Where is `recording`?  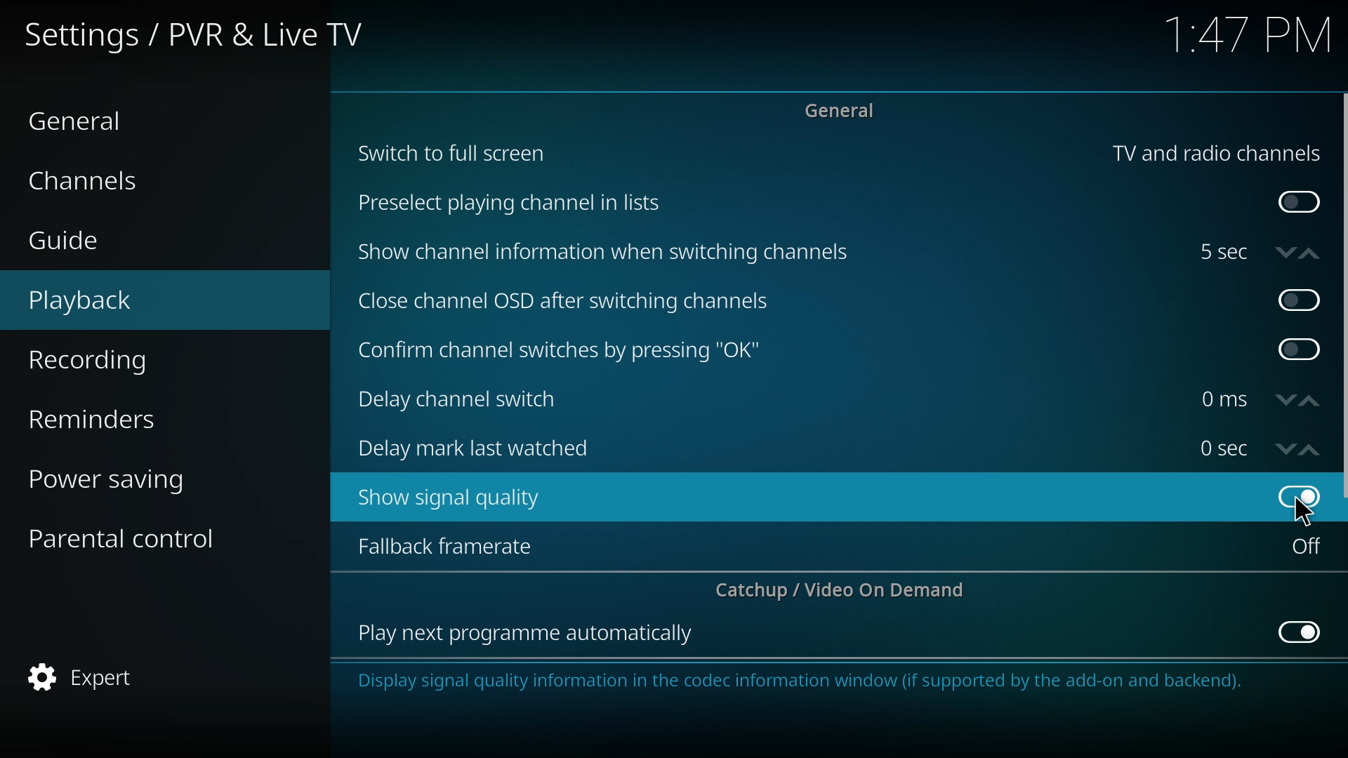
recording is located at coordinates (127, 361).